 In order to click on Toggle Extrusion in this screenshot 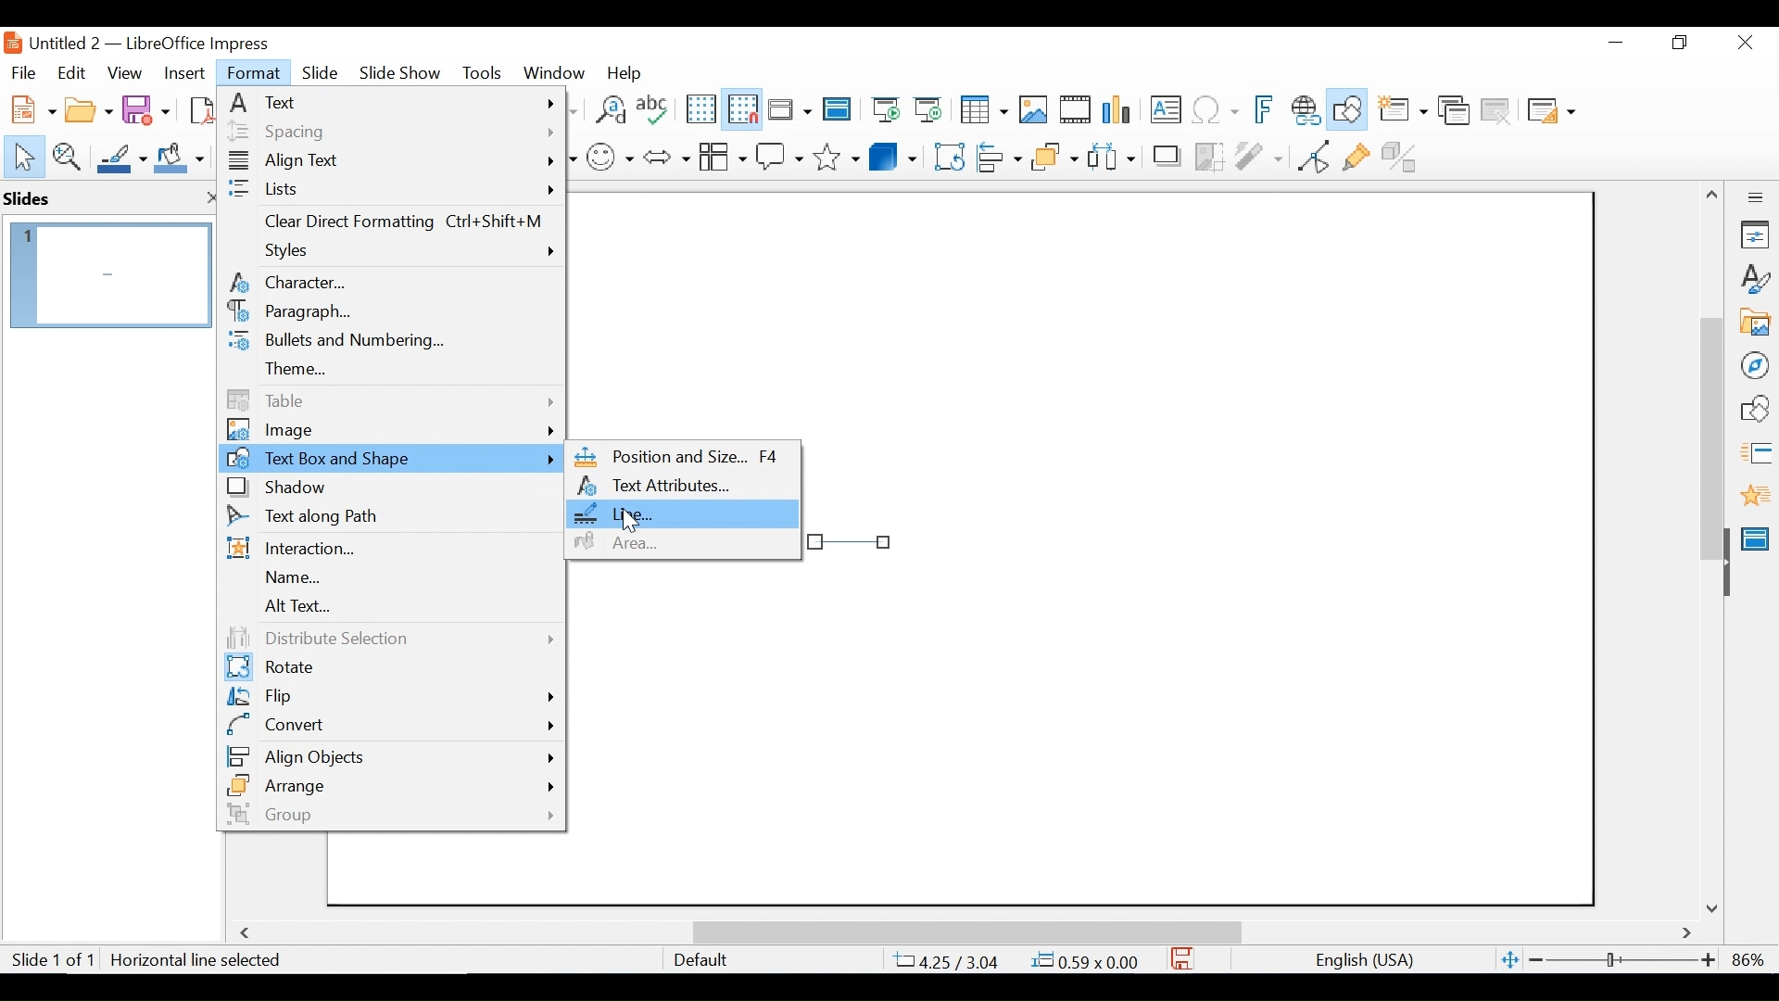, I will do `click(1404, 155)`.